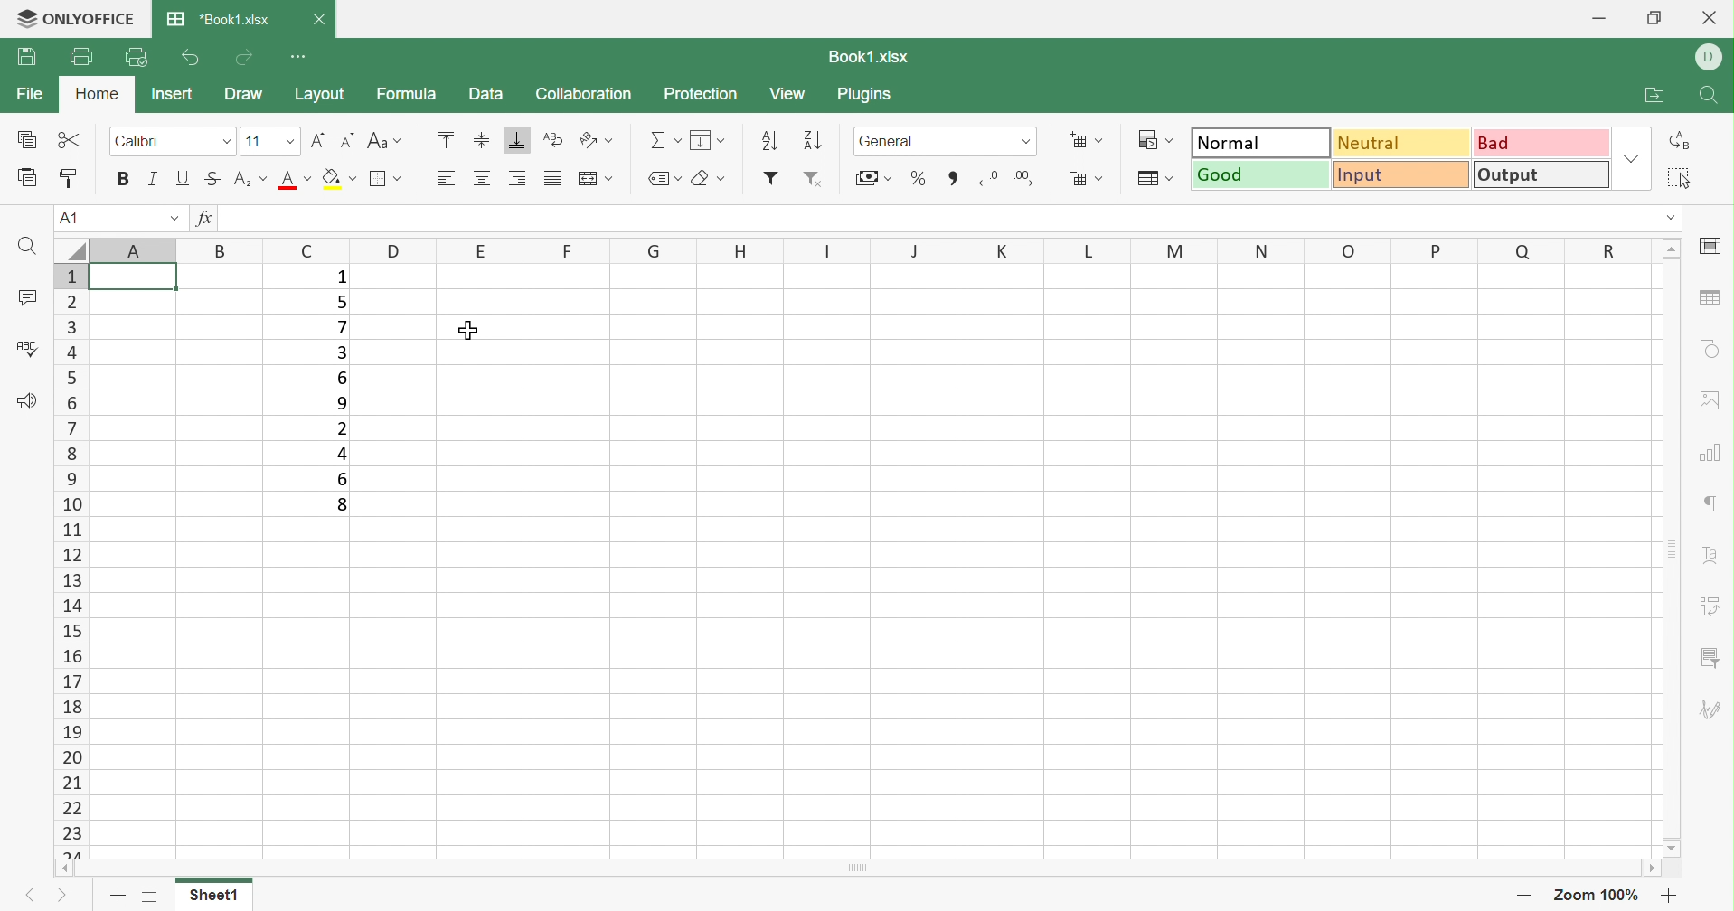 This screenshot has width=1734, height=911. What do you see at coordinates (209, 219) in the screenshot?
I see `fx` at bounding box center [209, 219].